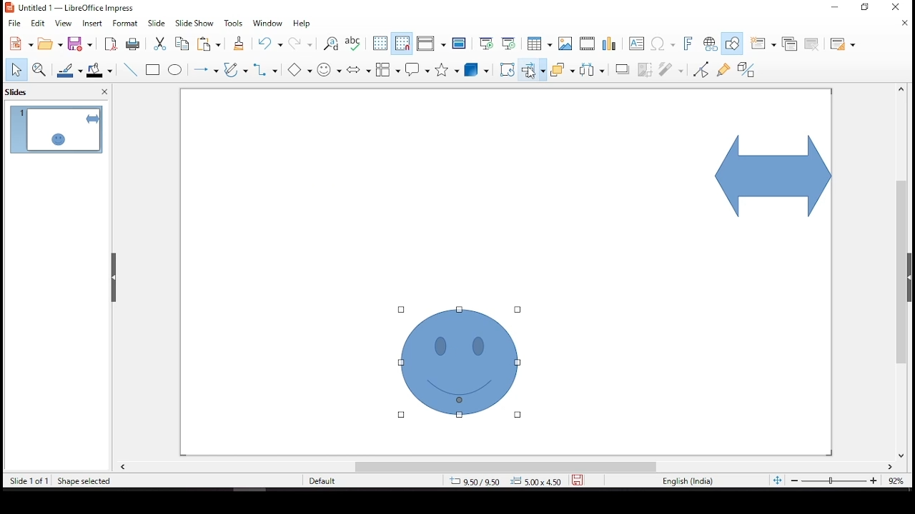 This screenshot has width=915, height=514. I want to click on close pane, so click(106, 91).